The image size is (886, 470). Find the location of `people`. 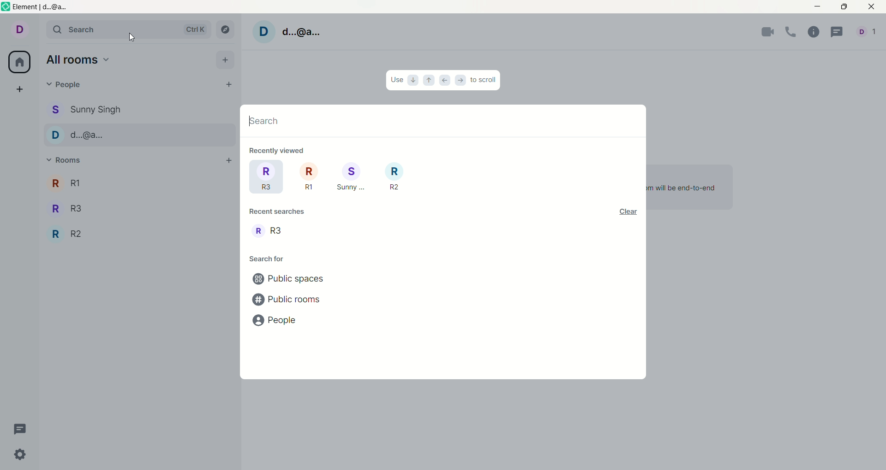

people is located at coordinates (279, 321).